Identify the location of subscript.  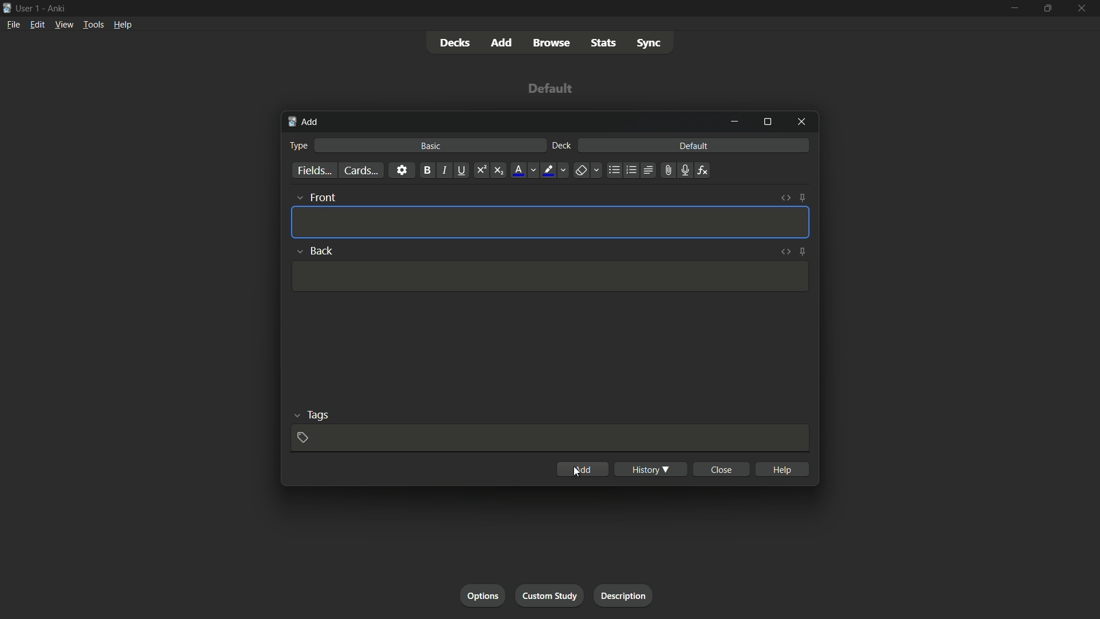
(499, 170).